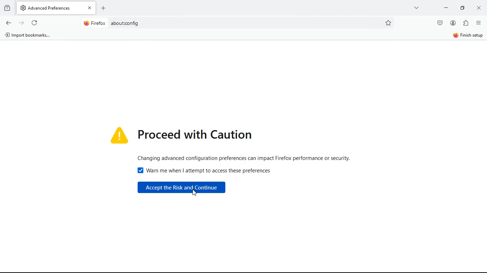 Image resolution: width=487 pixels, height=273 pixels. What do you see at coordinates (22, 23) in the screenshot?
I see `forward` at bounding box center [22, 23].